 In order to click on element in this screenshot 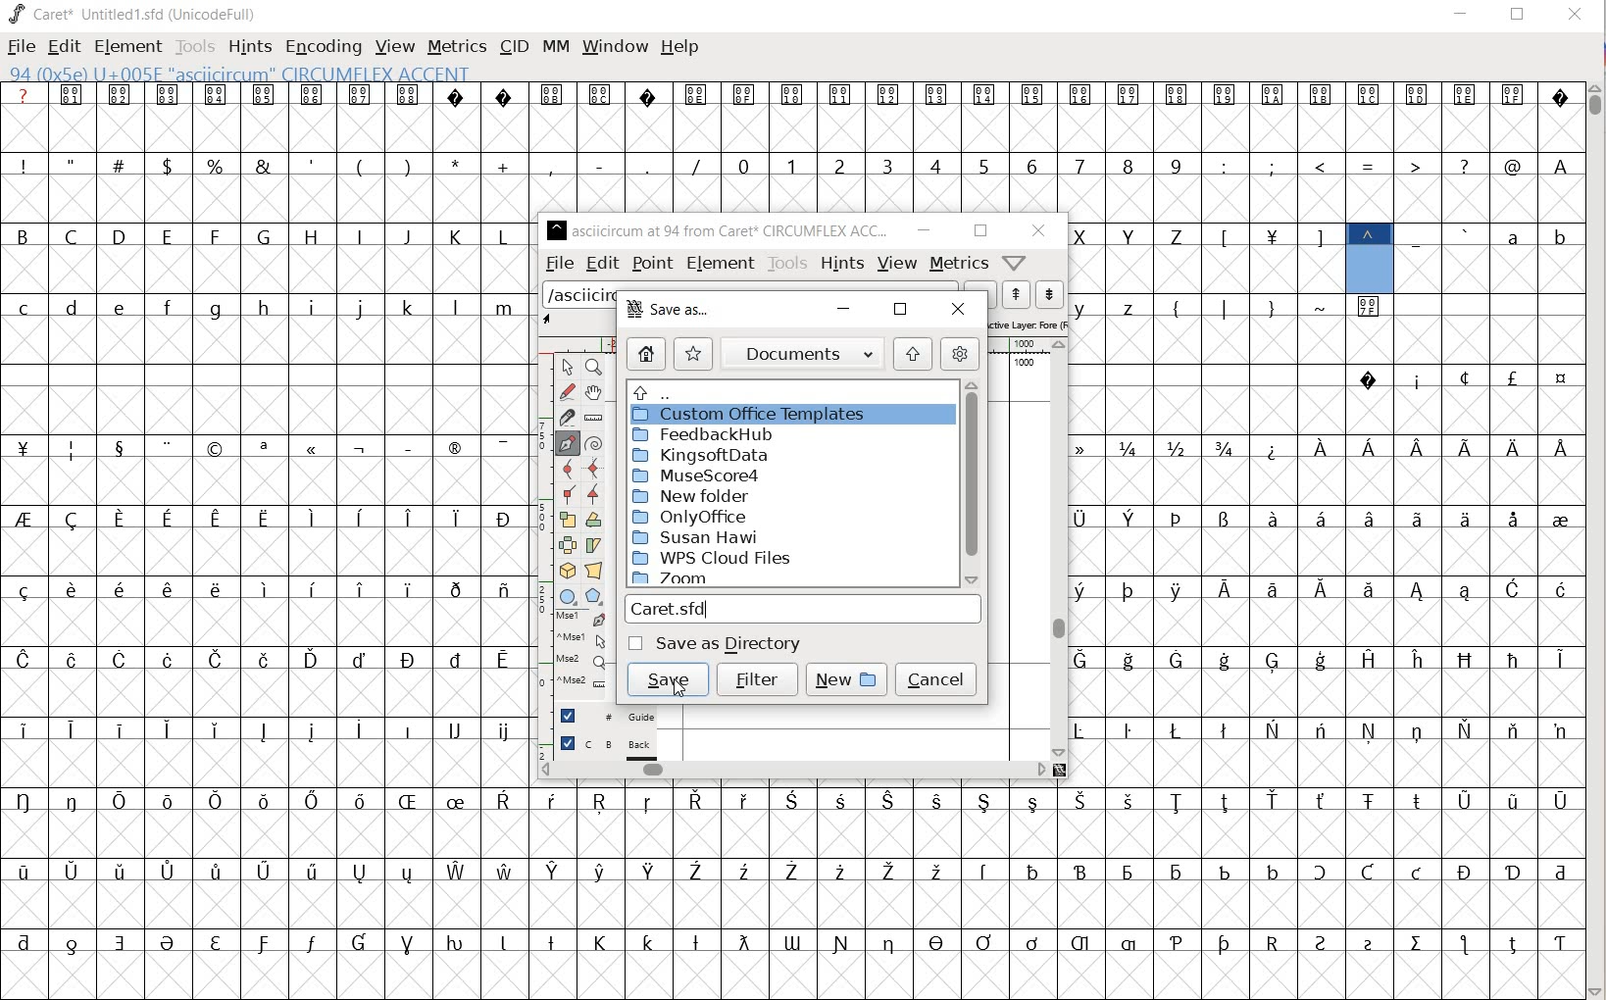, I will do `click(721, 263)`.